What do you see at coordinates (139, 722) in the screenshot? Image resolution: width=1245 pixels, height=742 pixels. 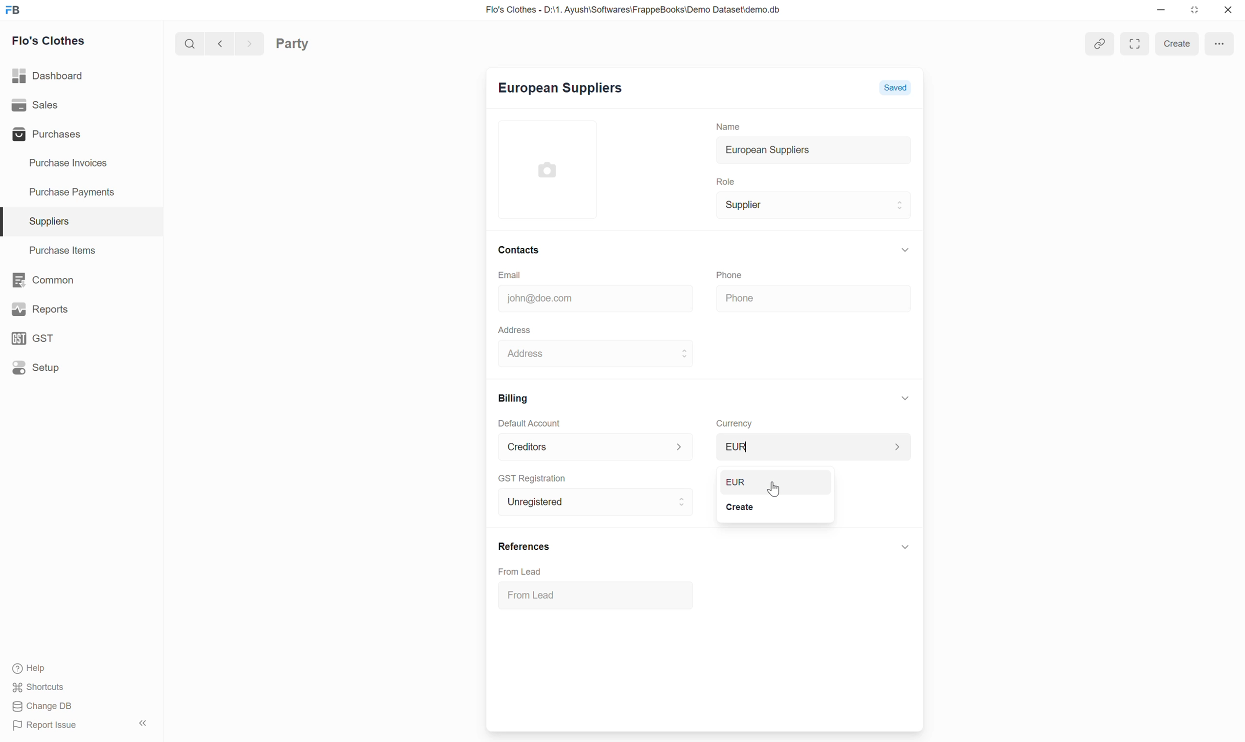 I see `hide` at bounding box center [139, 722].